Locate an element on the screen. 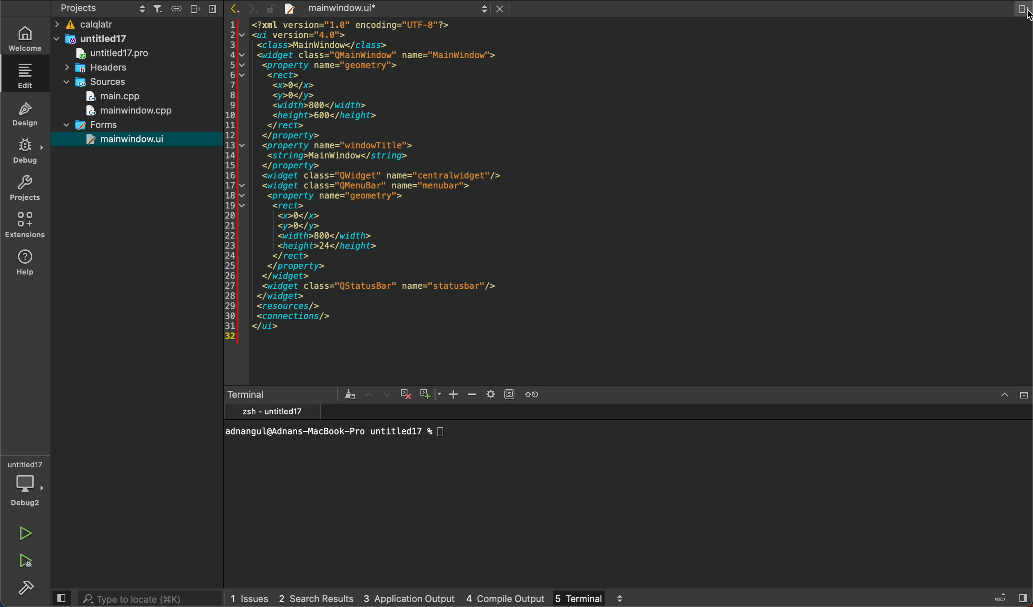 The width and height of the screenshot is (1033, 607). cursor is located at coordinates (1026, 17).